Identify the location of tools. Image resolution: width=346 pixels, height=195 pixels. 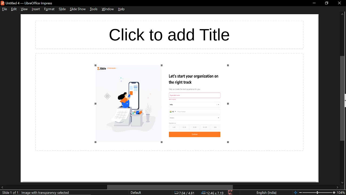
(93, 10).